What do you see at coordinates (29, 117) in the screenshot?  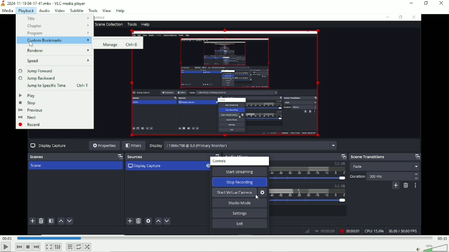 I see `next` at bounding box center [29, 117].